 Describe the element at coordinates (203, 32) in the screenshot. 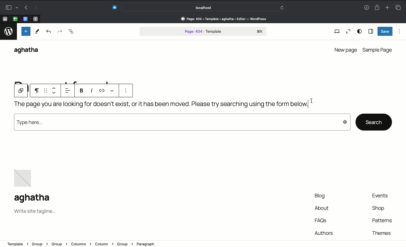

I see `Page 404` at that location.